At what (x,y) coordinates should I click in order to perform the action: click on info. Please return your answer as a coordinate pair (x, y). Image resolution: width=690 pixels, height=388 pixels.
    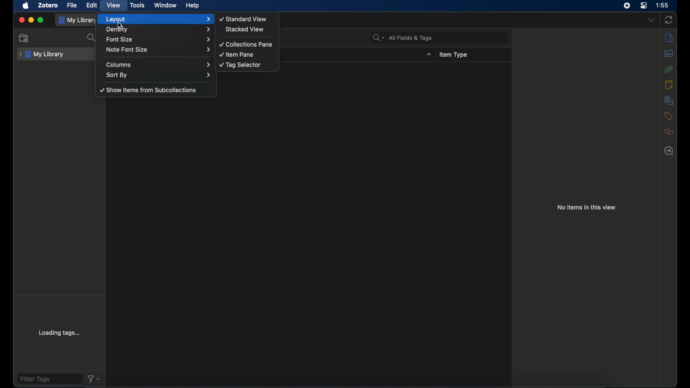
    Looking at the image, I should click on (669, 37).